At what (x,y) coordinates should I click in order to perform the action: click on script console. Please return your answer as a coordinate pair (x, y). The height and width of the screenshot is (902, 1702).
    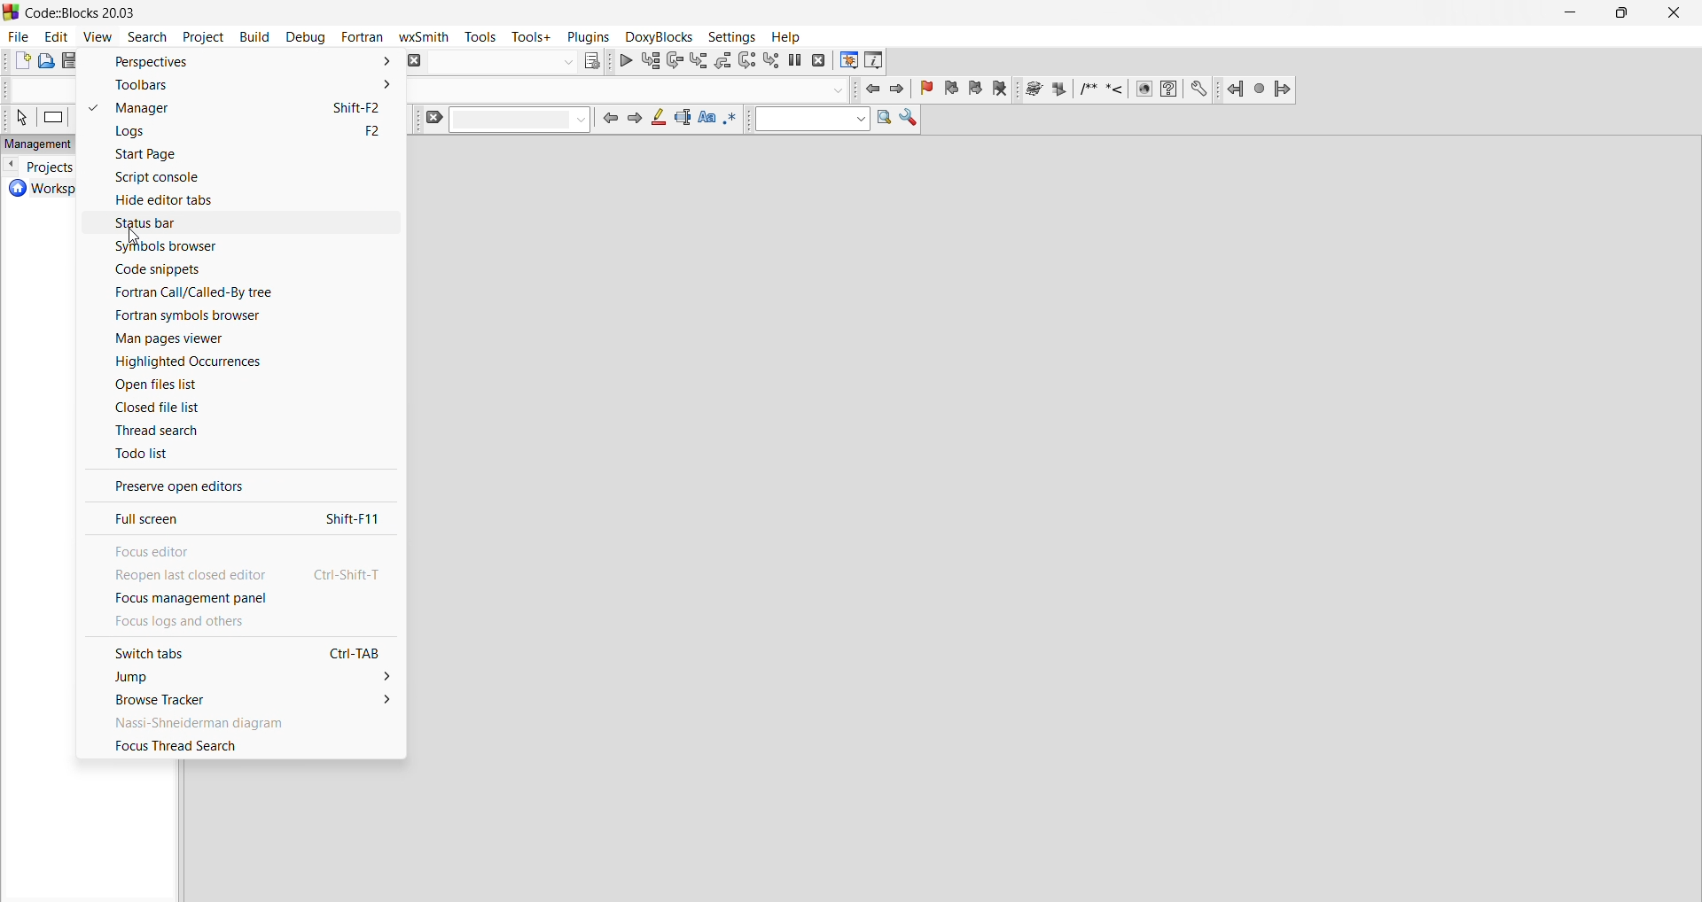
    Looking at the image, I should click on (239, 176).